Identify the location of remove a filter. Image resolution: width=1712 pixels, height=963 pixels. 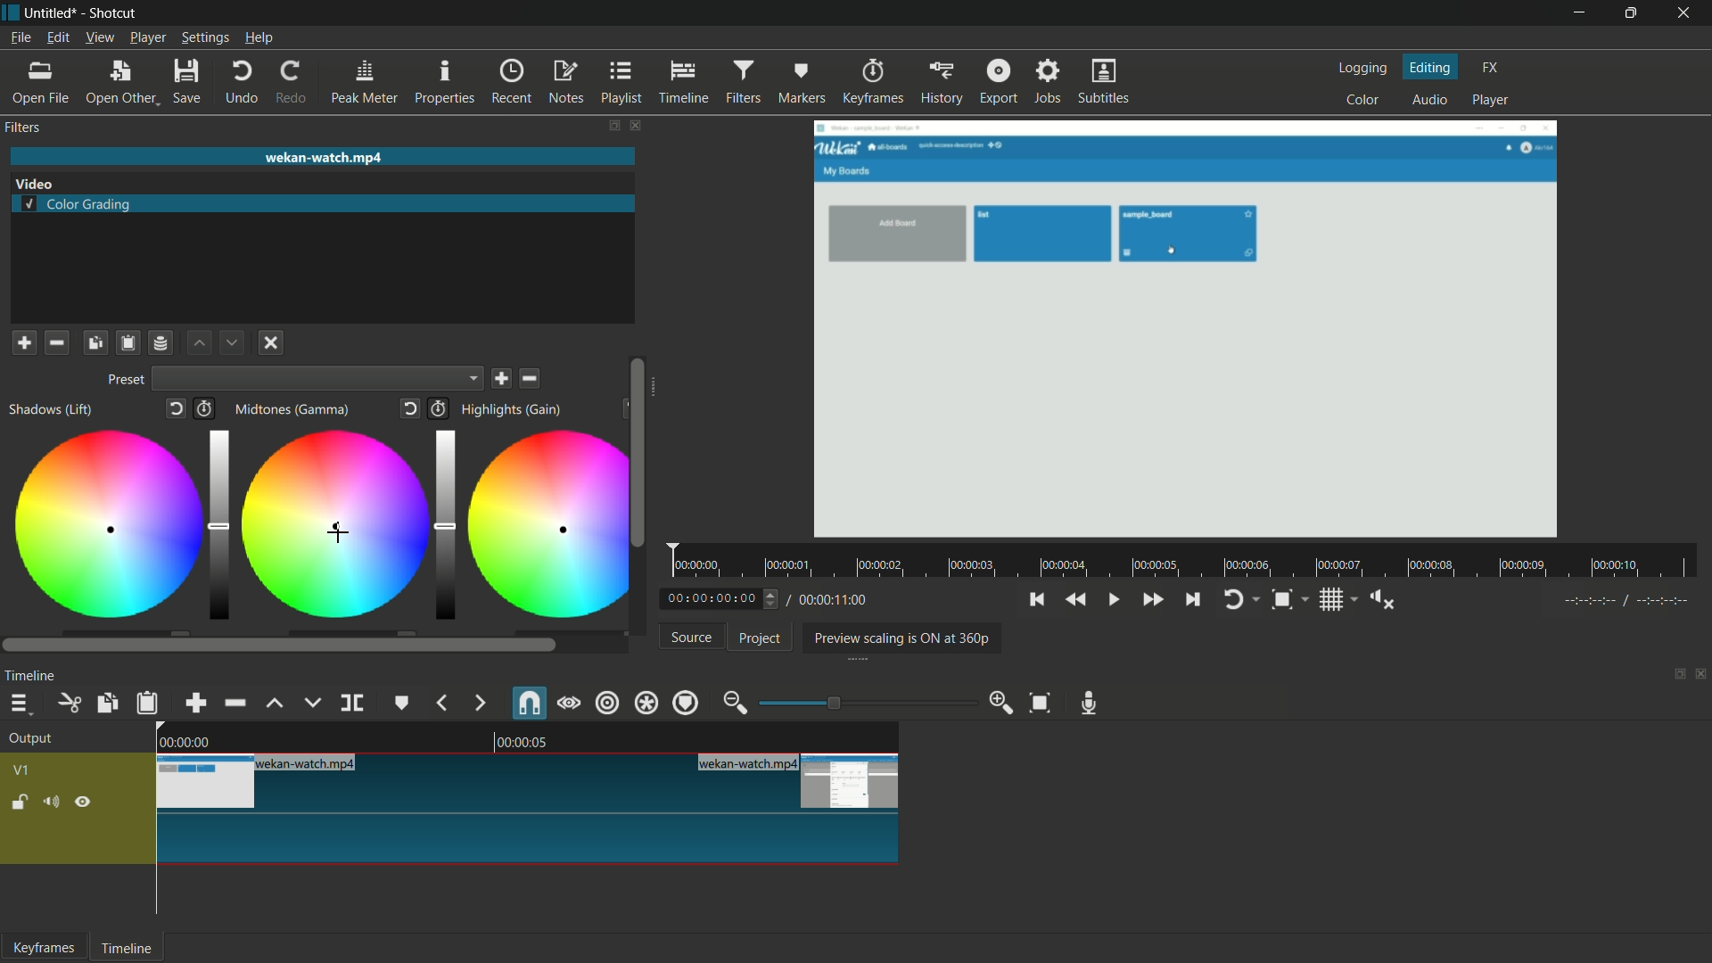
(57, 344).